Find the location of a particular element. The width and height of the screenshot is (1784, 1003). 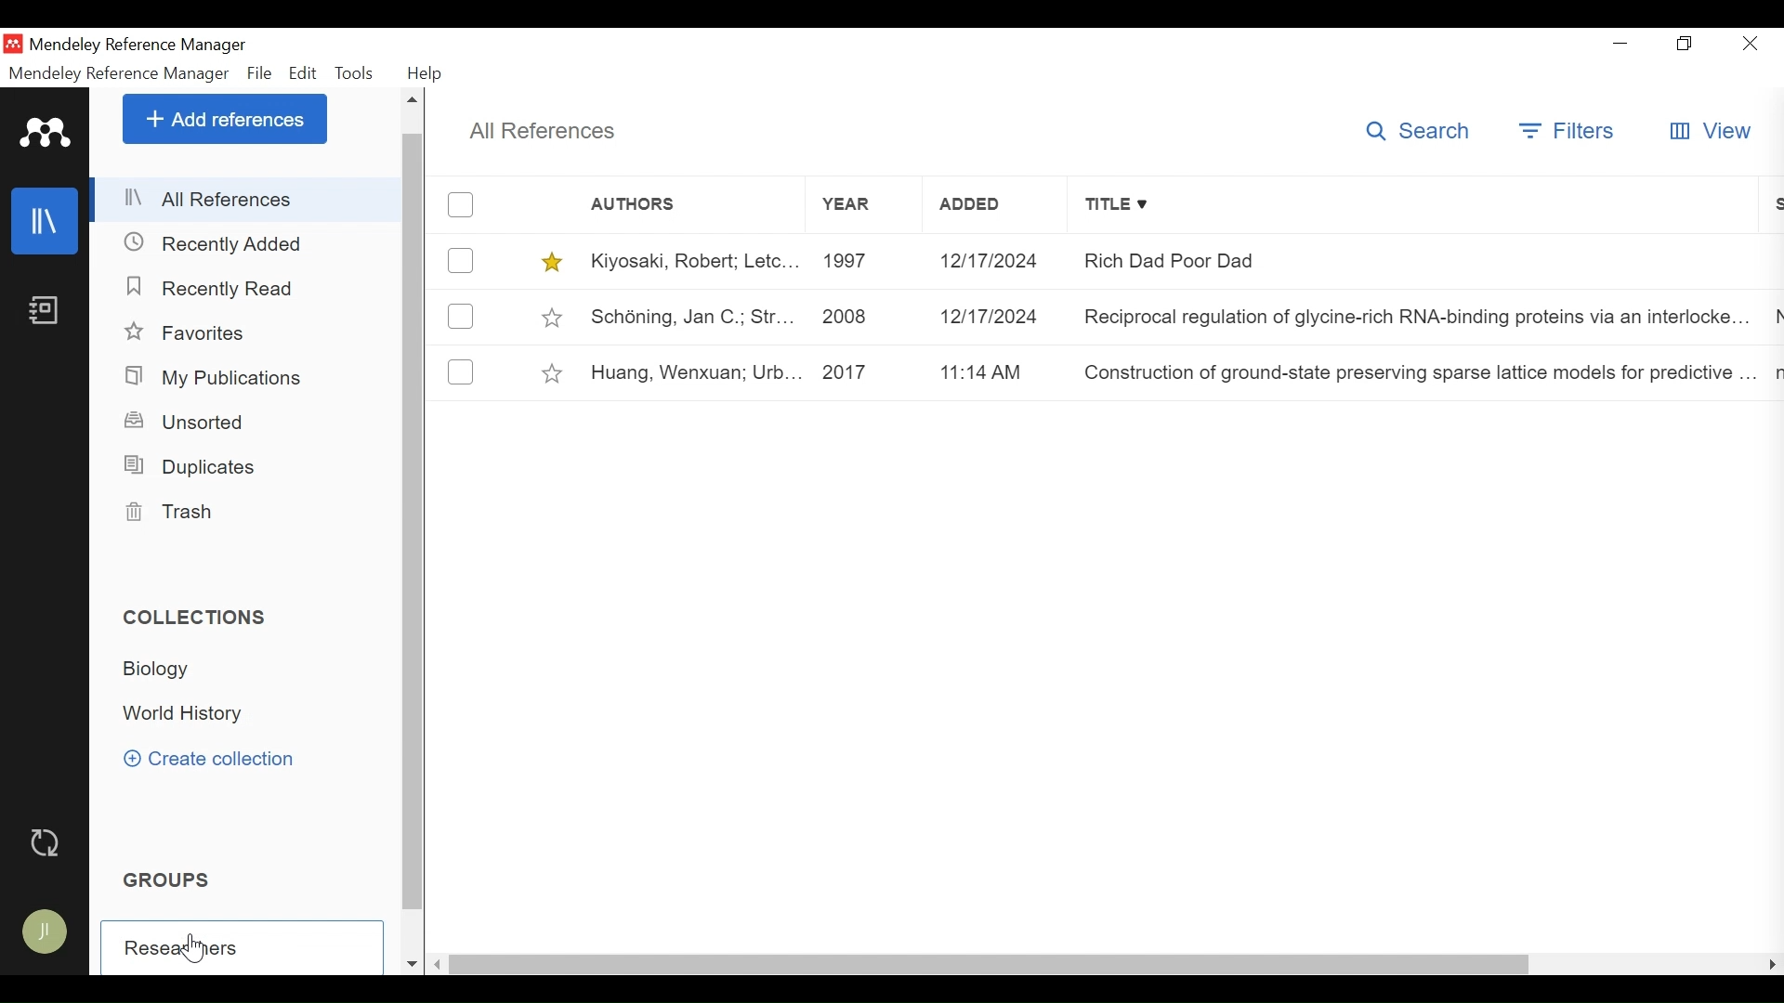

toggle Favorites is located at coordinates (553, 263).